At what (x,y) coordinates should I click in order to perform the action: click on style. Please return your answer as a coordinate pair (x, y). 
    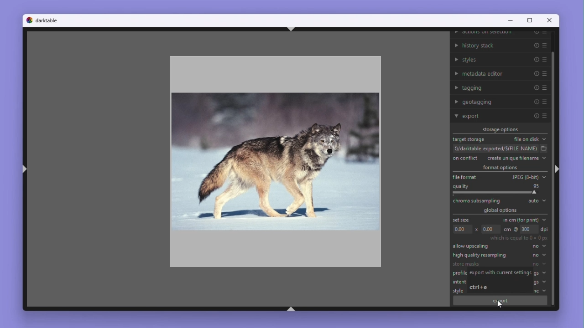
    Looking at the image, I should click on (458, 291).